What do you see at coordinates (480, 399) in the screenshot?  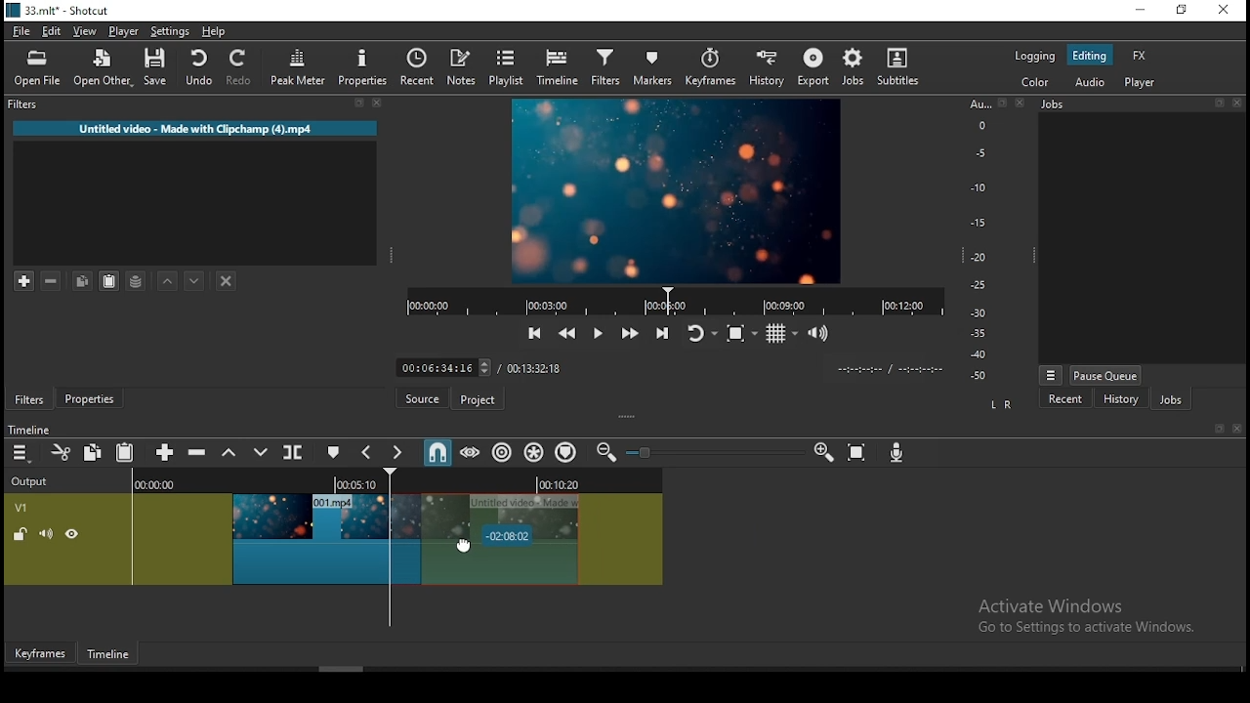 I see `Project` at bounding box center [480, 399].